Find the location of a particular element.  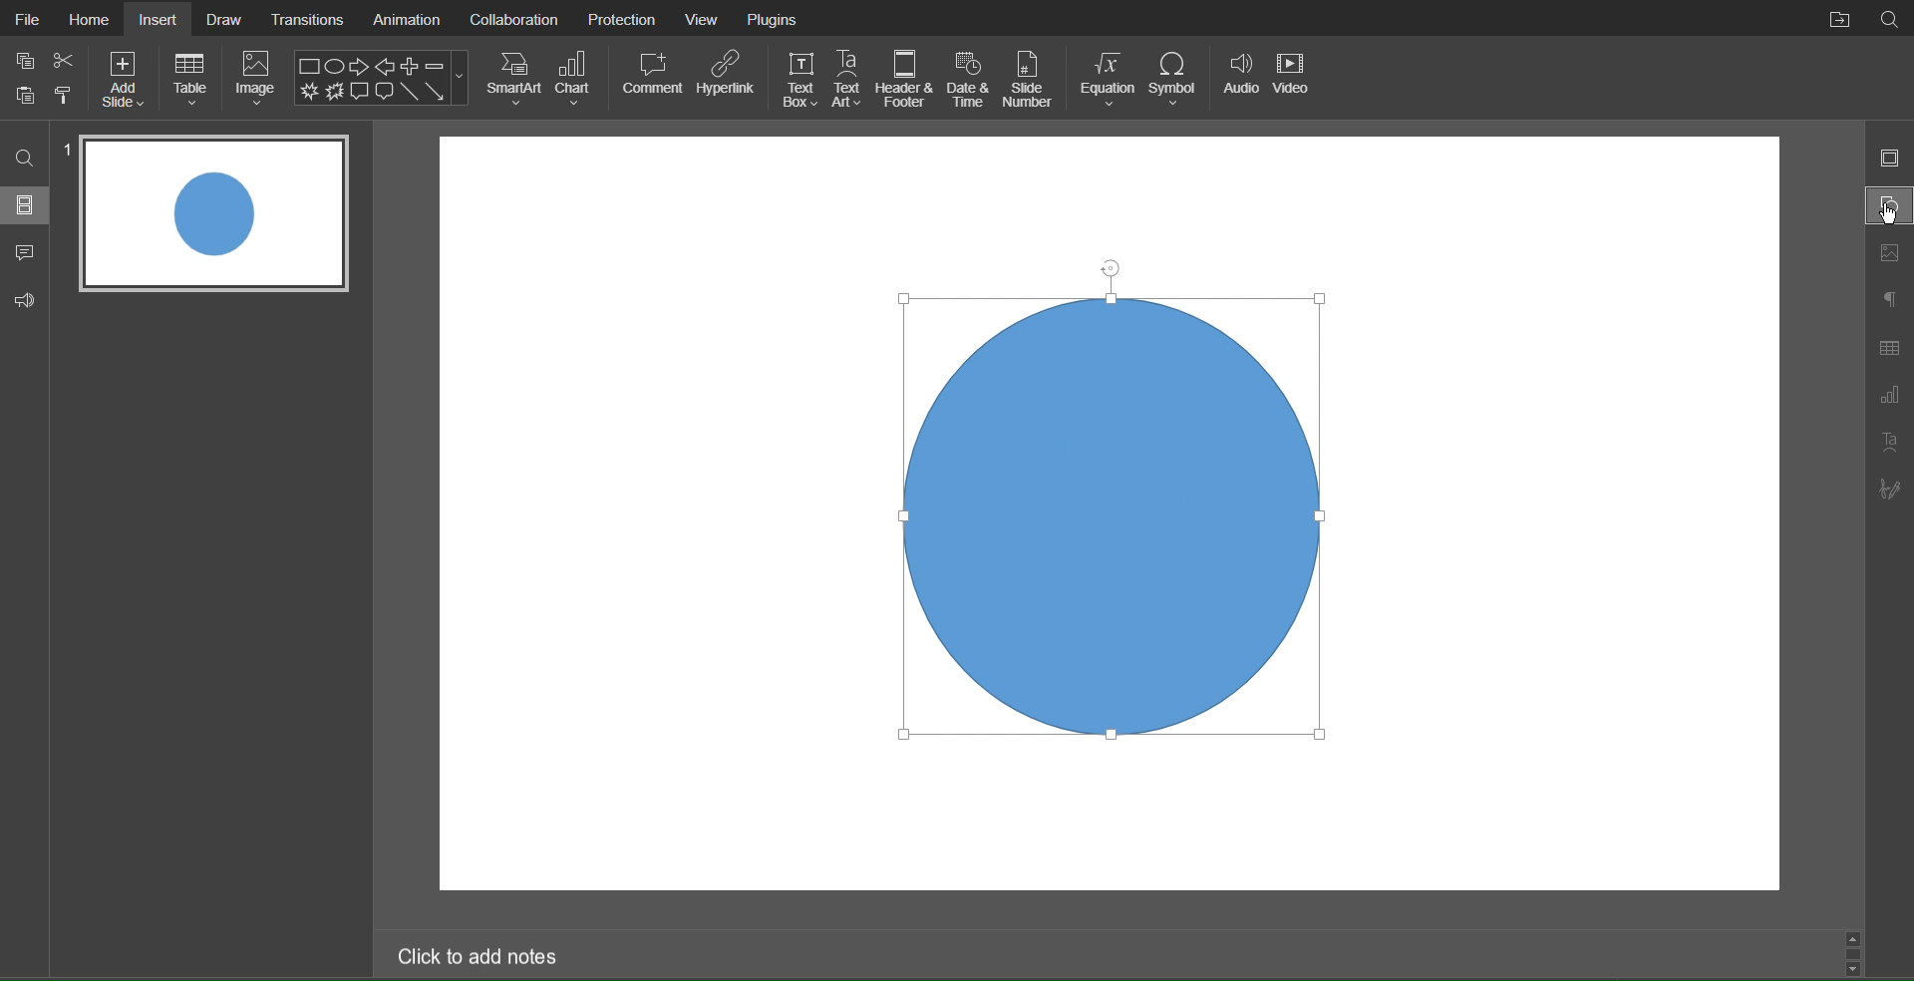

Animation is located at coordinates (406, 20).